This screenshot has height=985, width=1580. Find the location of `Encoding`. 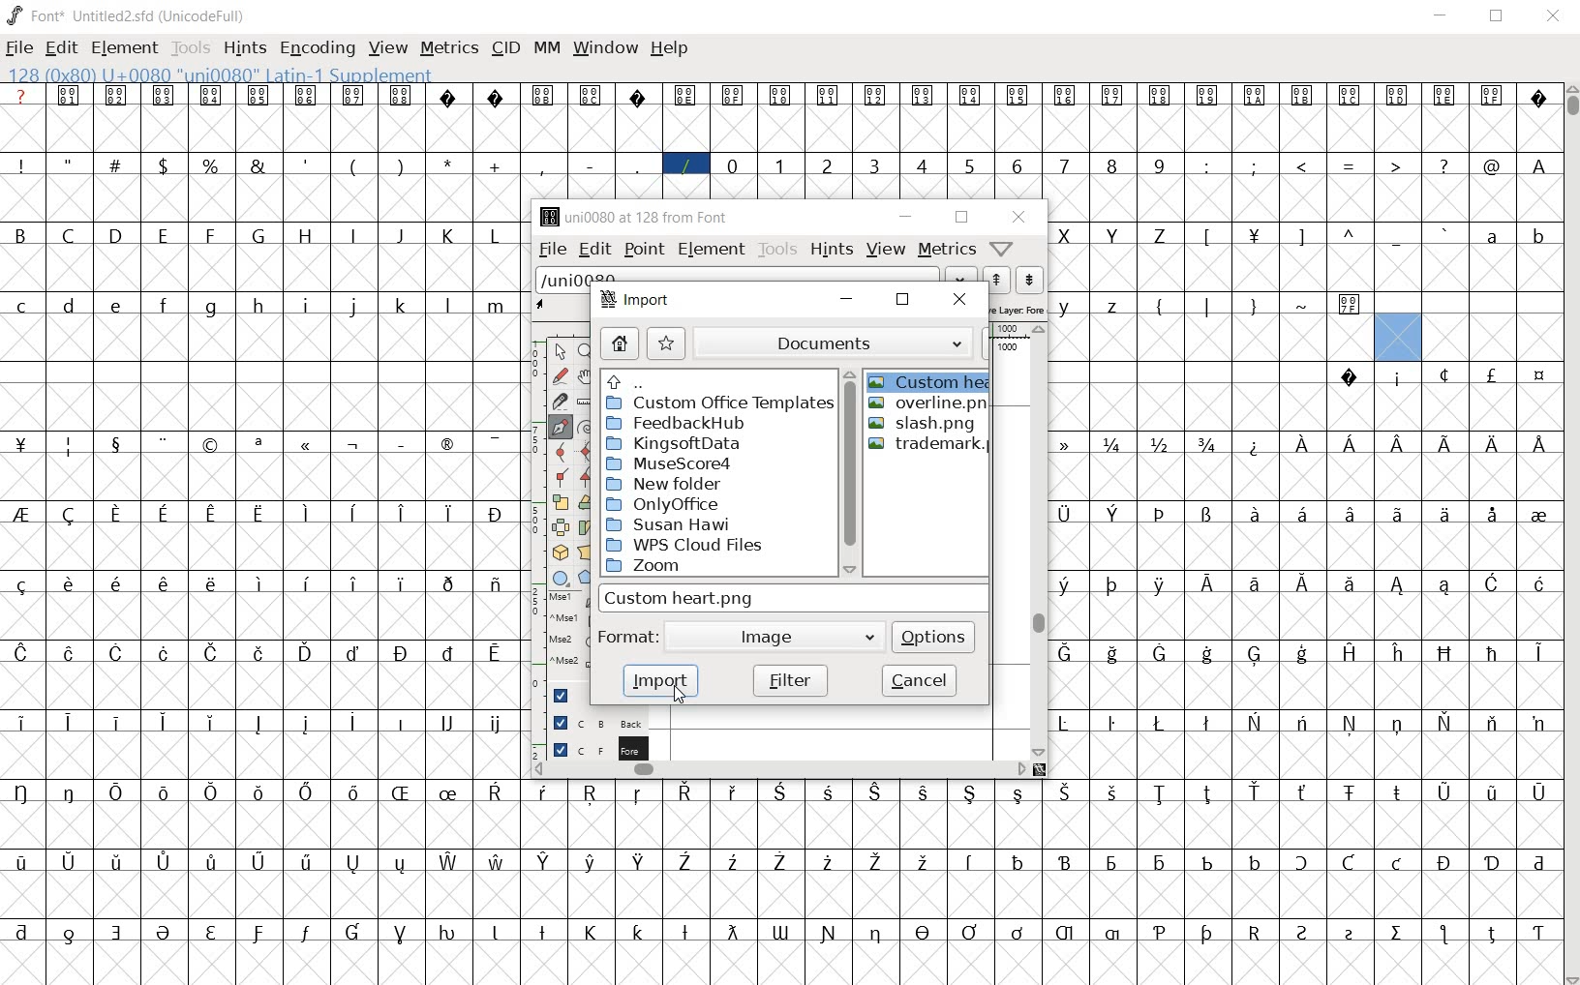

Encoding is located at coordinates (205, 14).